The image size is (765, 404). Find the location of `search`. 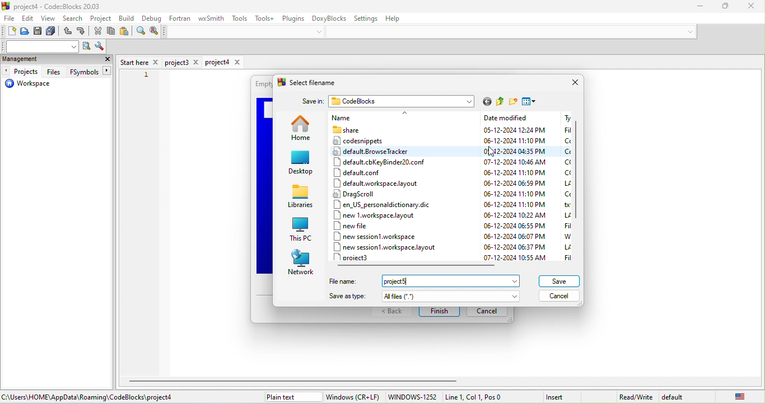

search is located at coordinates (74, 20).